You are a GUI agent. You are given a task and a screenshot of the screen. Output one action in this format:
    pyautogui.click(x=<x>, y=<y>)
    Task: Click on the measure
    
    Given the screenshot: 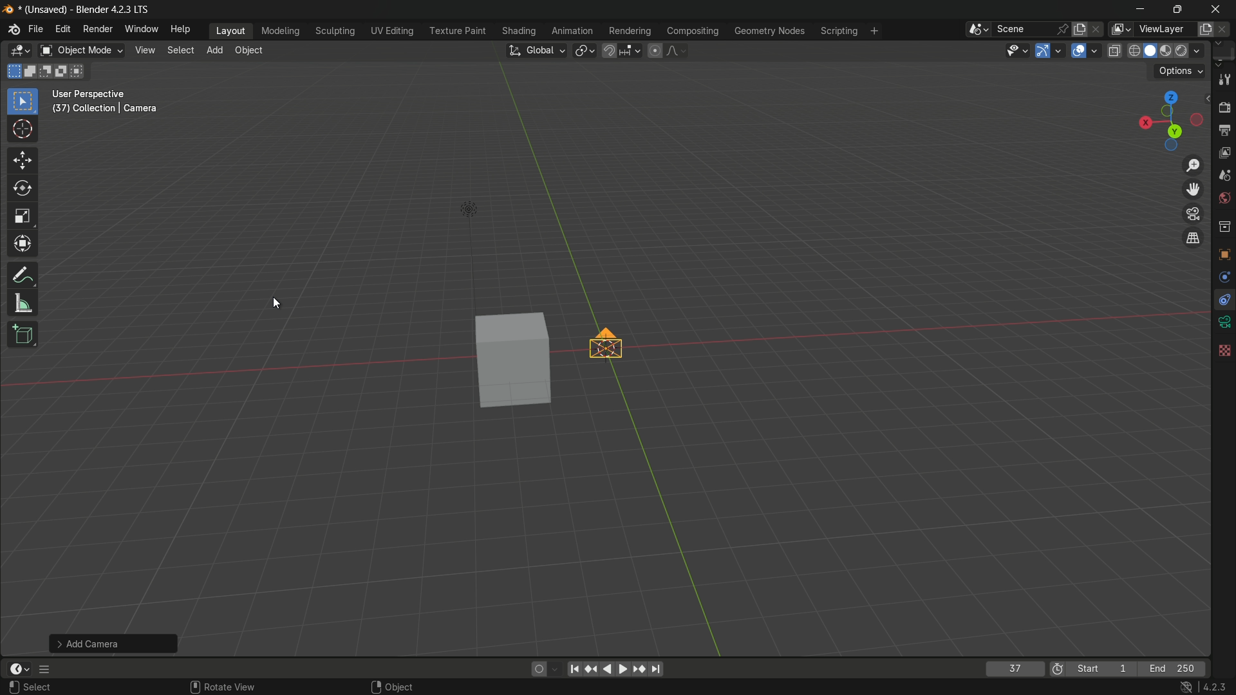 What is the action you would take?
    pyautogui.click(x=23, y=305)
    